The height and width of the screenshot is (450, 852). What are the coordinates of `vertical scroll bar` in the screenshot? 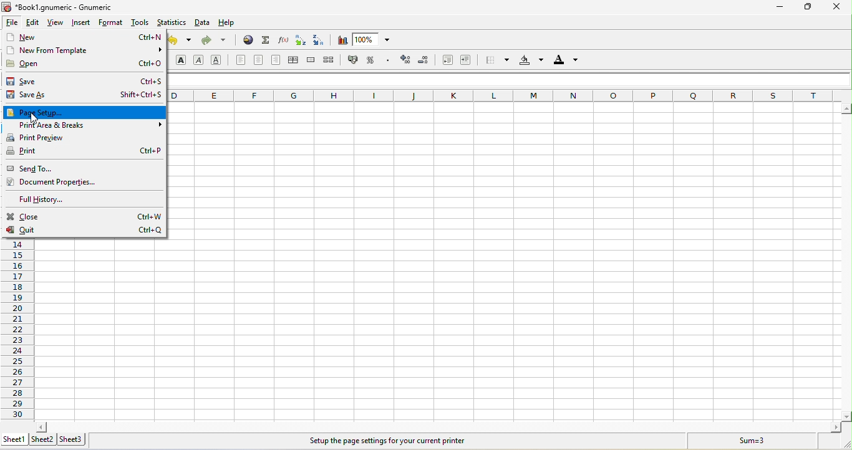 It's located at (846, 262).